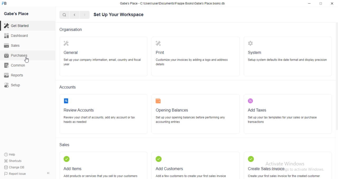  I want to click on Add Items, so click(73, 168).